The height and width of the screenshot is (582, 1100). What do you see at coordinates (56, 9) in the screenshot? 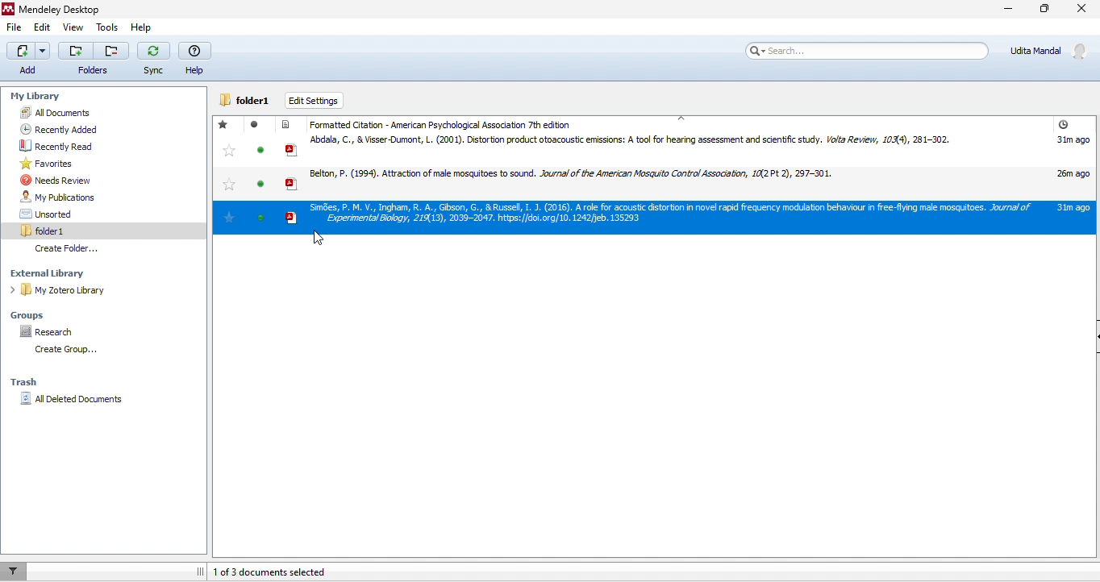
I see `title` at bounding box center [56, 9].